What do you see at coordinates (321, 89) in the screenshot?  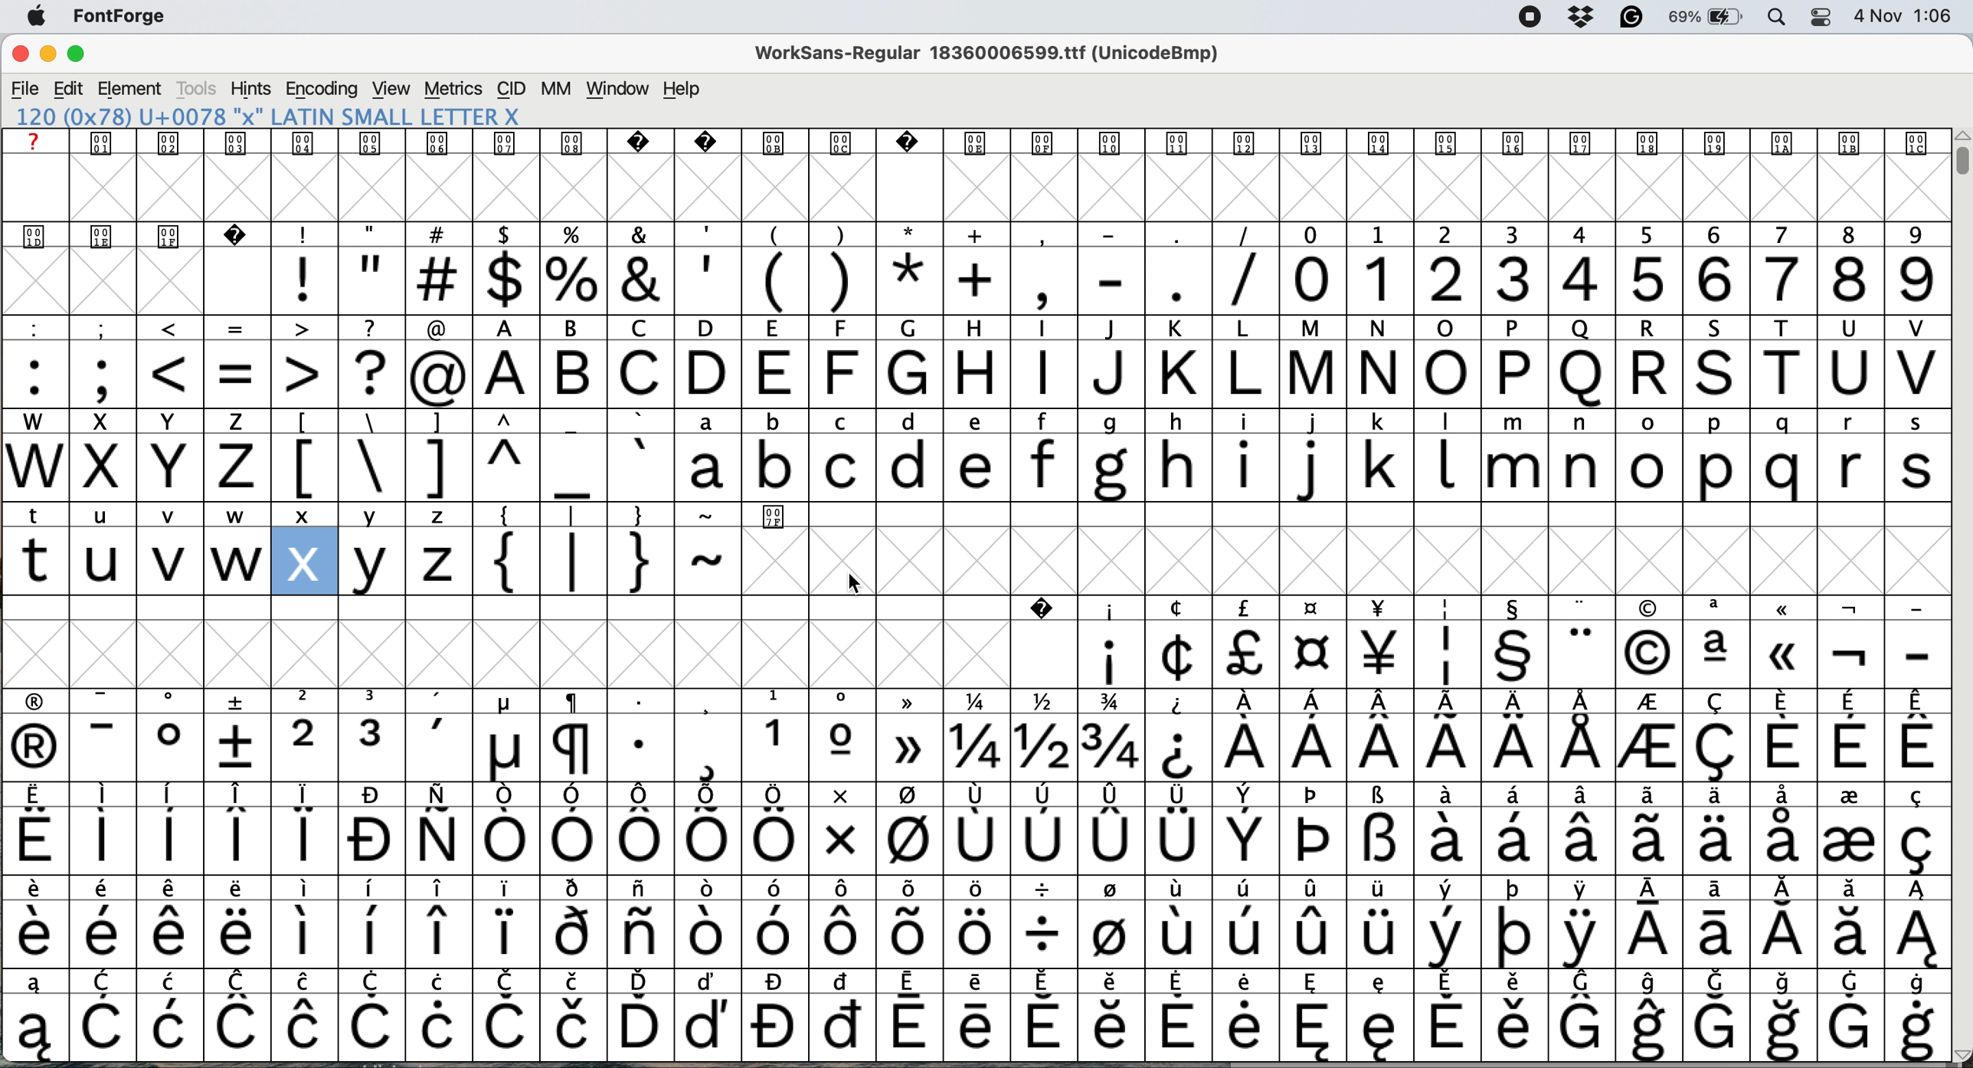 I see `encoding` at bounding box center [321, 89].